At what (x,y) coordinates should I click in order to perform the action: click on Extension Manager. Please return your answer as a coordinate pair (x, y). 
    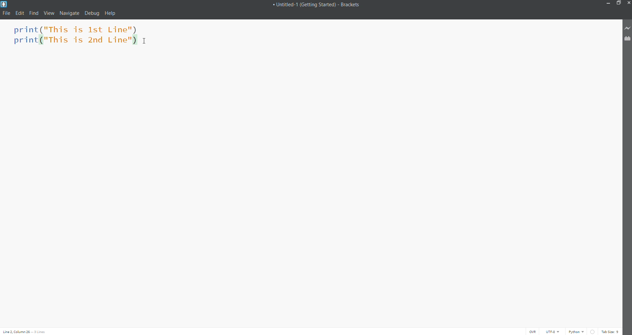
    Looking at the image, I should click on (627, 39).